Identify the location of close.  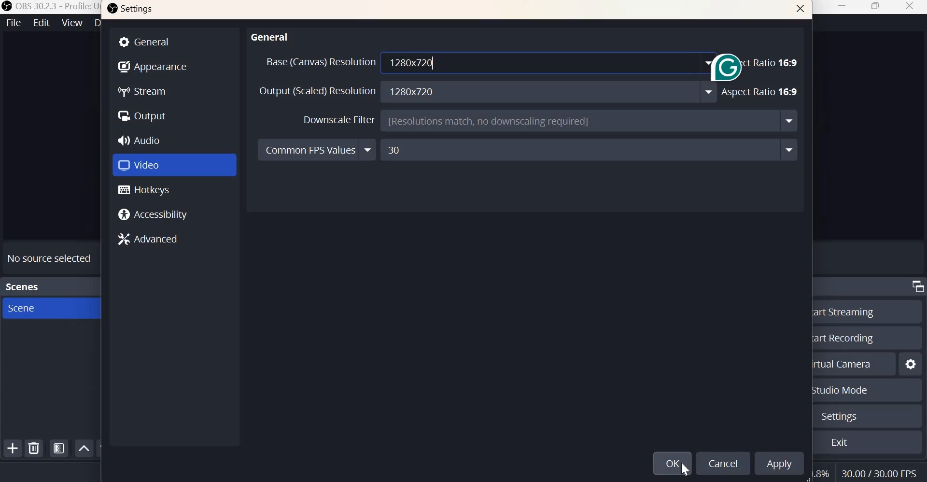
(909, 7).